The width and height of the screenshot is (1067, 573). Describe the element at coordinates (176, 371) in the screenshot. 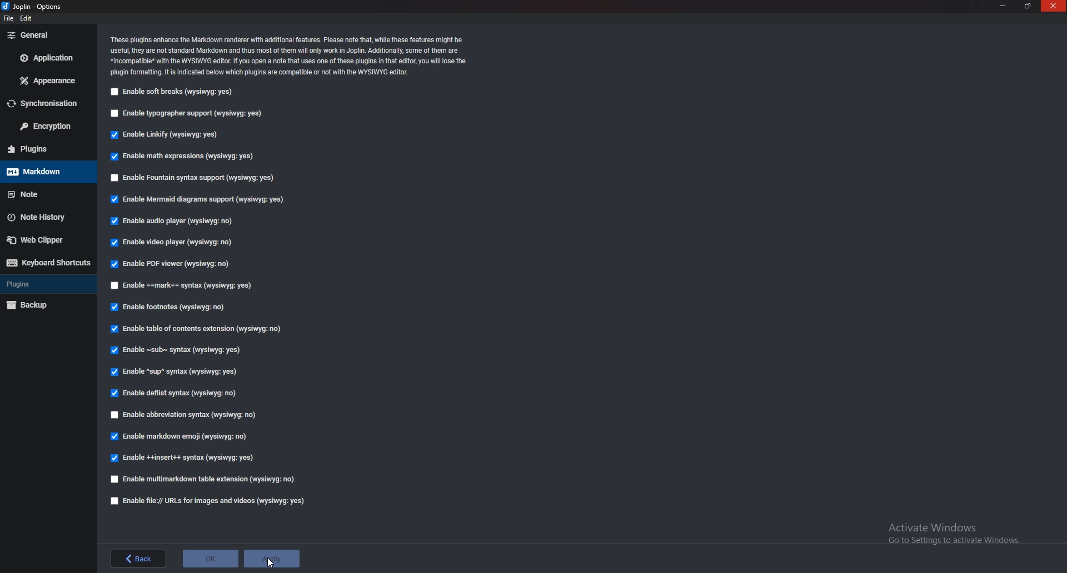

I see `Enable sup syntax` at that location.